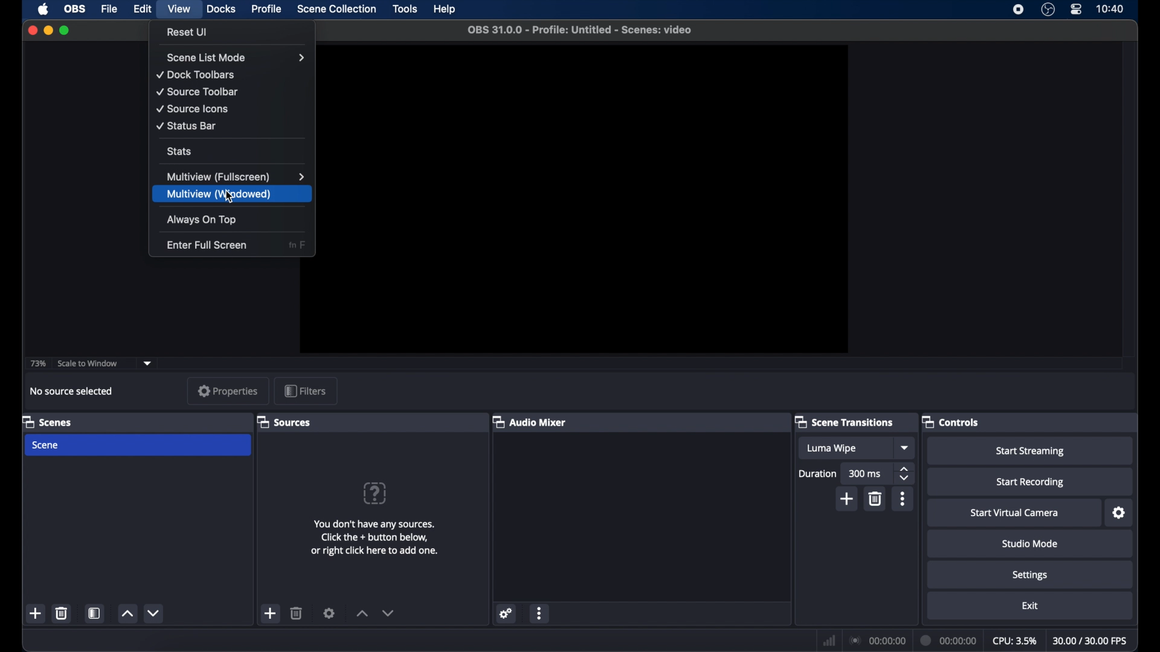  I want to click on add, so click(36, 613).